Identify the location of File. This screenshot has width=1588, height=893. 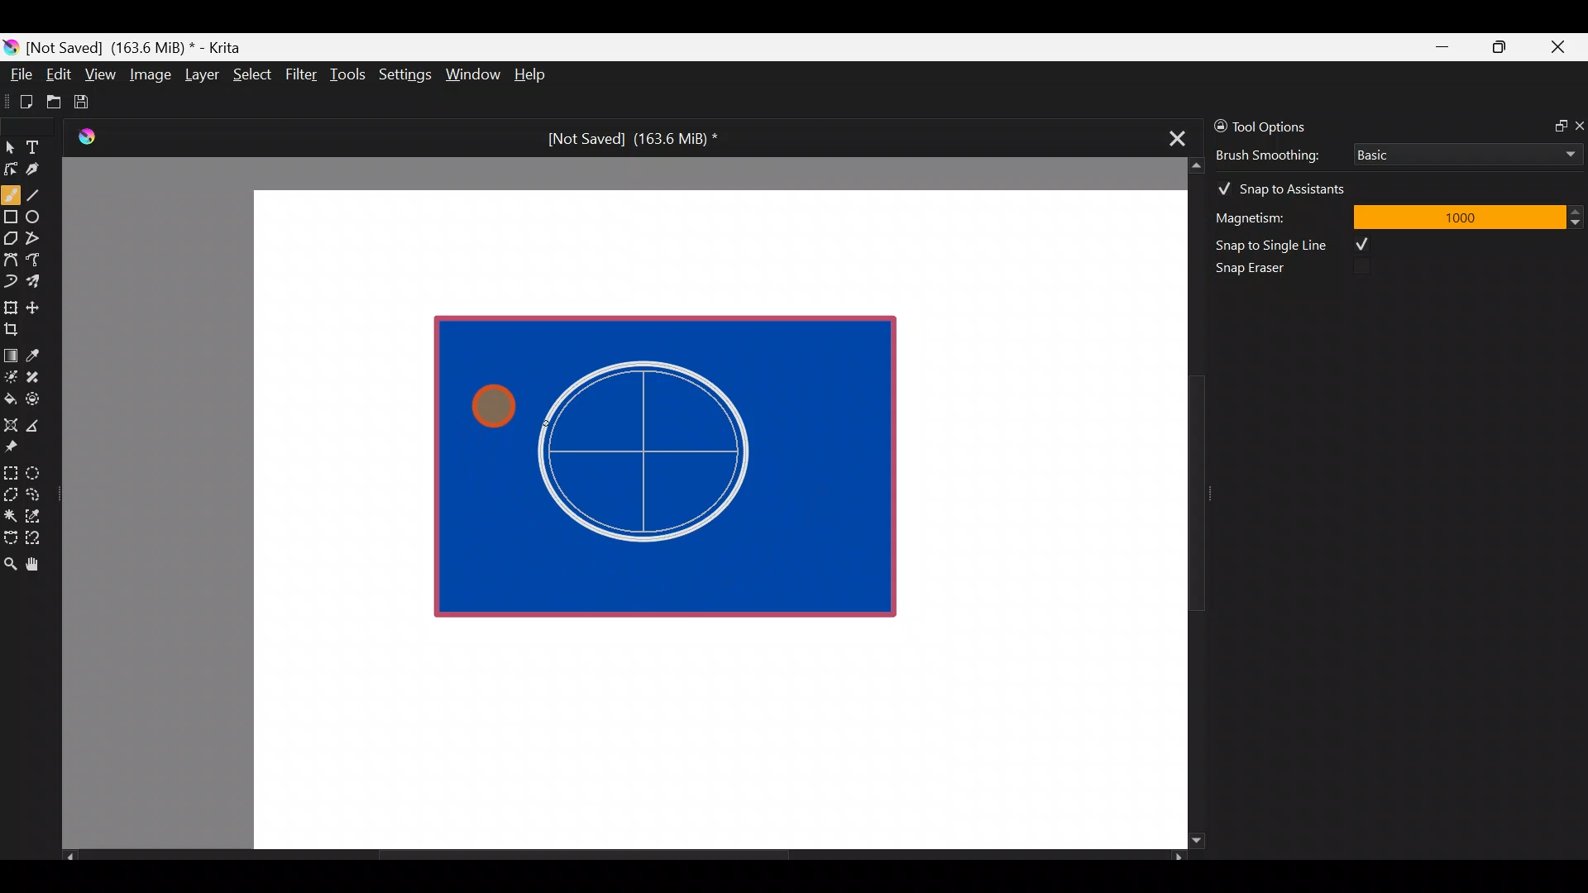
(17, 78).